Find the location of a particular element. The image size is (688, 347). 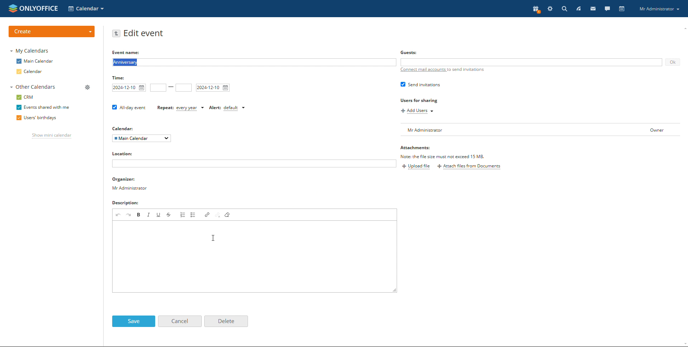

Location: is located at coordinates (123, 153).